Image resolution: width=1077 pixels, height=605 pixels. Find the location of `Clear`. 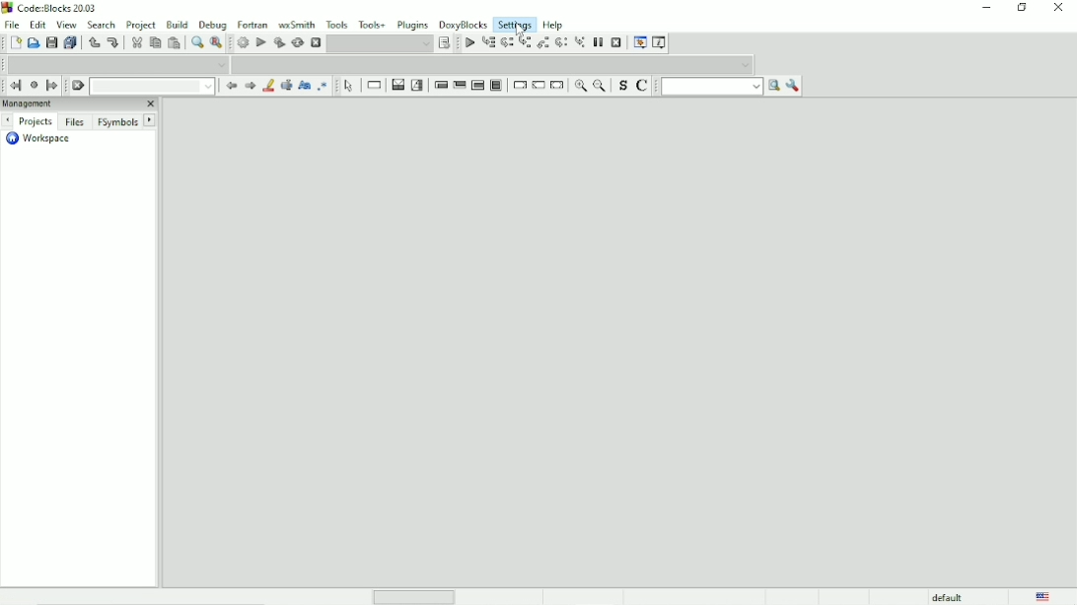

Clear is located at coordinates (78, 86).